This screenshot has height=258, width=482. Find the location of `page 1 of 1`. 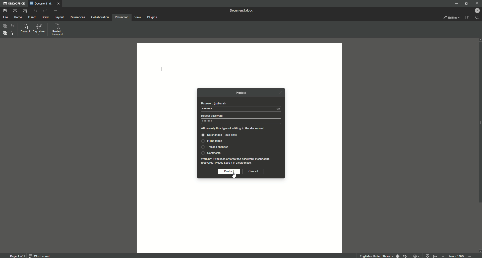

page 1 of 1 is located at coordinates (17, 255).